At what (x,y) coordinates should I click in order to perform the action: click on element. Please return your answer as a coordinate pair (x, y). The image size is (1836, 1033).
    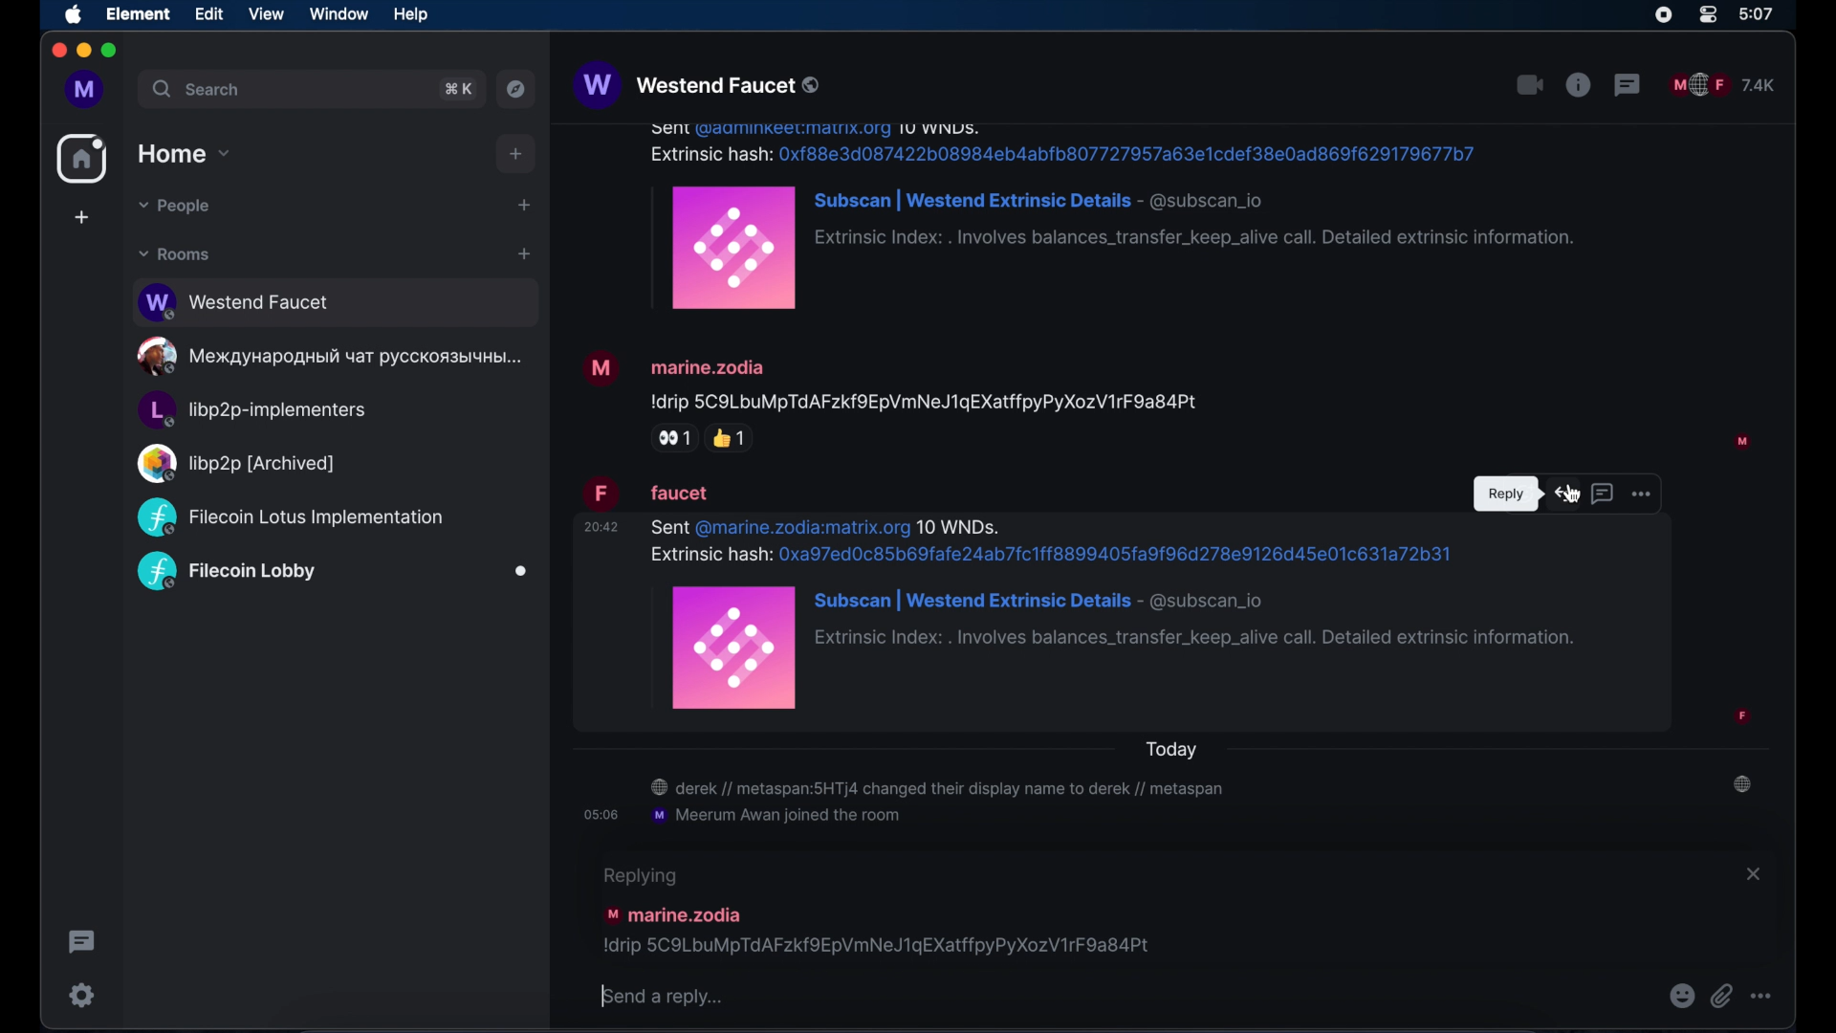
    Looking at the image, I should click on (140, 14).